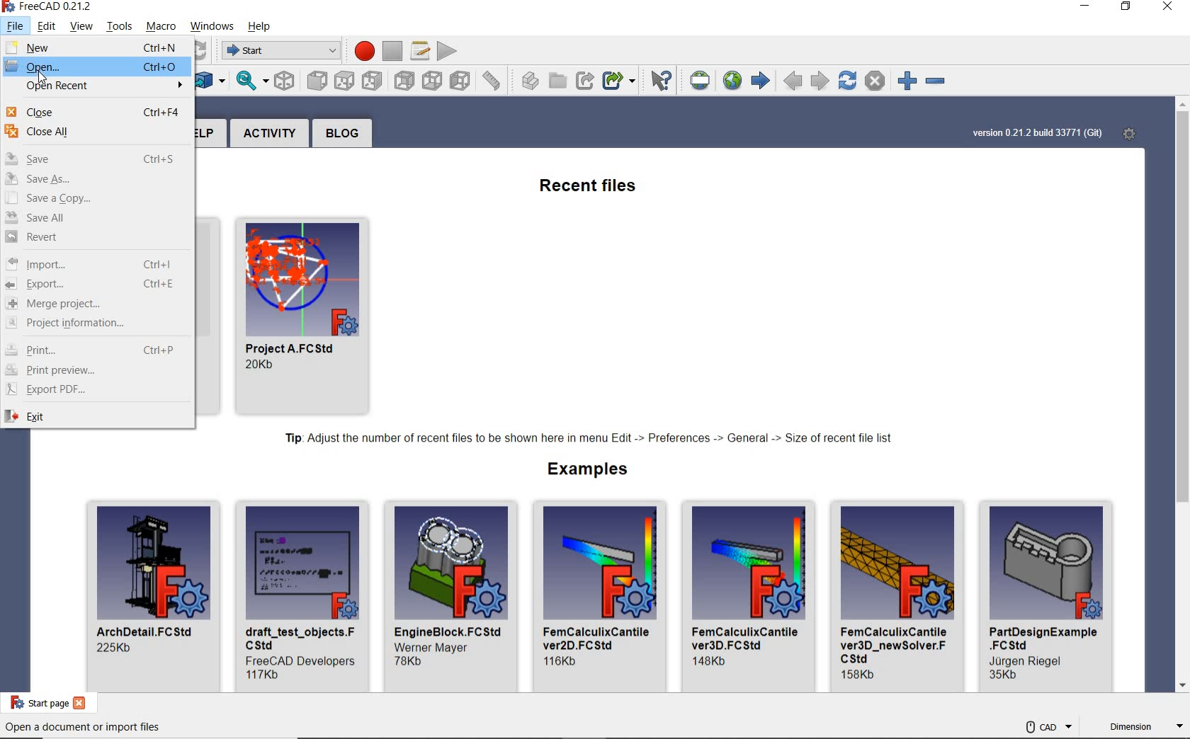  What do you see at coordinates (161, 159) in the screenshot?
I see `Ctrl+S` at bounding box center [161, 159].